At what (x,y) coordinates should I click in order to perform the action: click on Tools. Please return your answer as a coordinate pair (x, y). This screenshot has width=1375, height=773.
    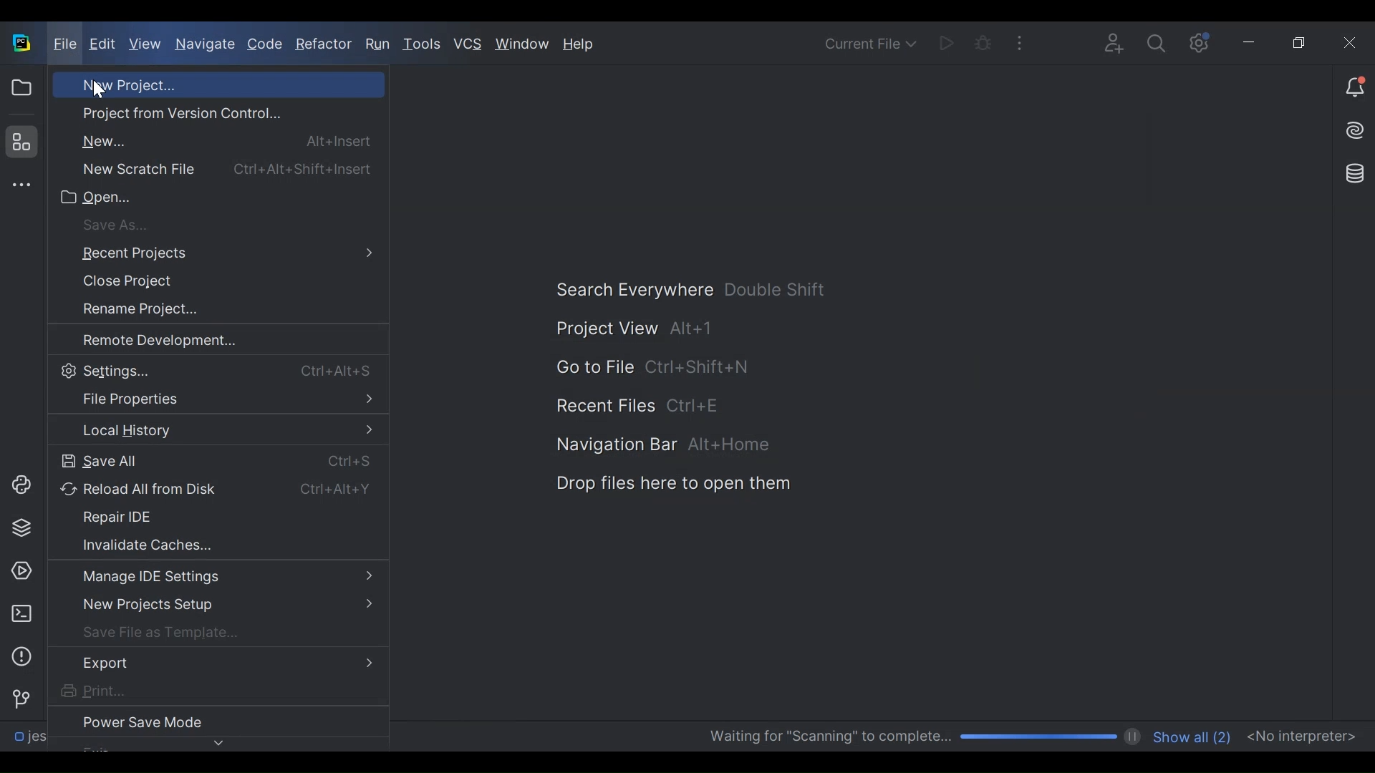
    Looking at the image, I should click on (421, 43).